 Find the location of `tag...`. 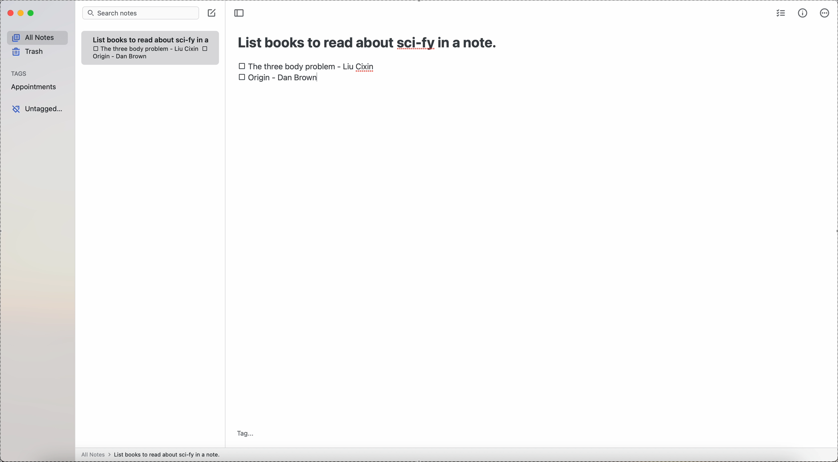

tag... is located at coordinates (246, 434).